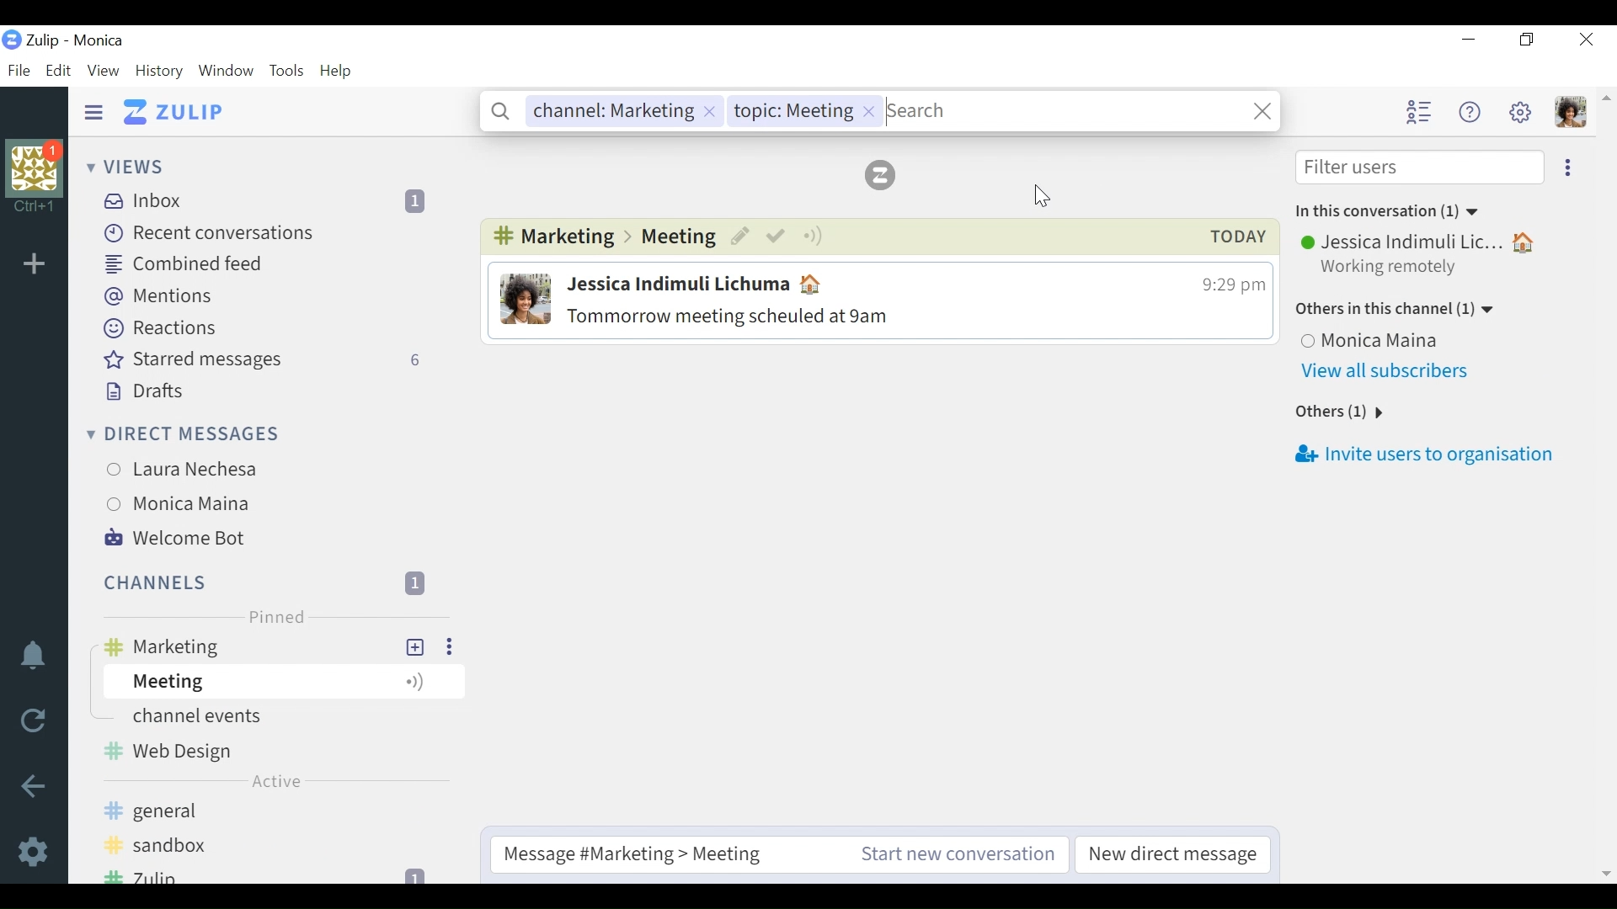 The image size is (1617, 909). Describe the element at coordinates (337, 71) in the screenshot. I see `Help` at that location.